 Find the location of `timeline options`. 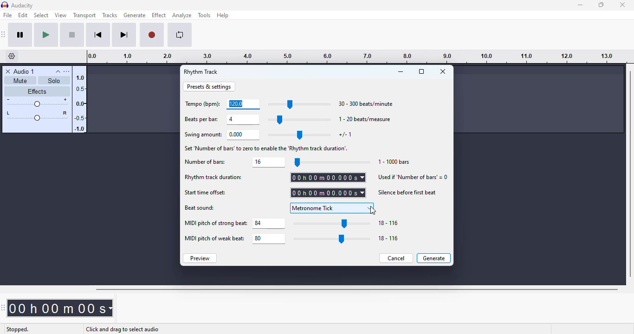

timeline options is located at coordinates (12, 56).